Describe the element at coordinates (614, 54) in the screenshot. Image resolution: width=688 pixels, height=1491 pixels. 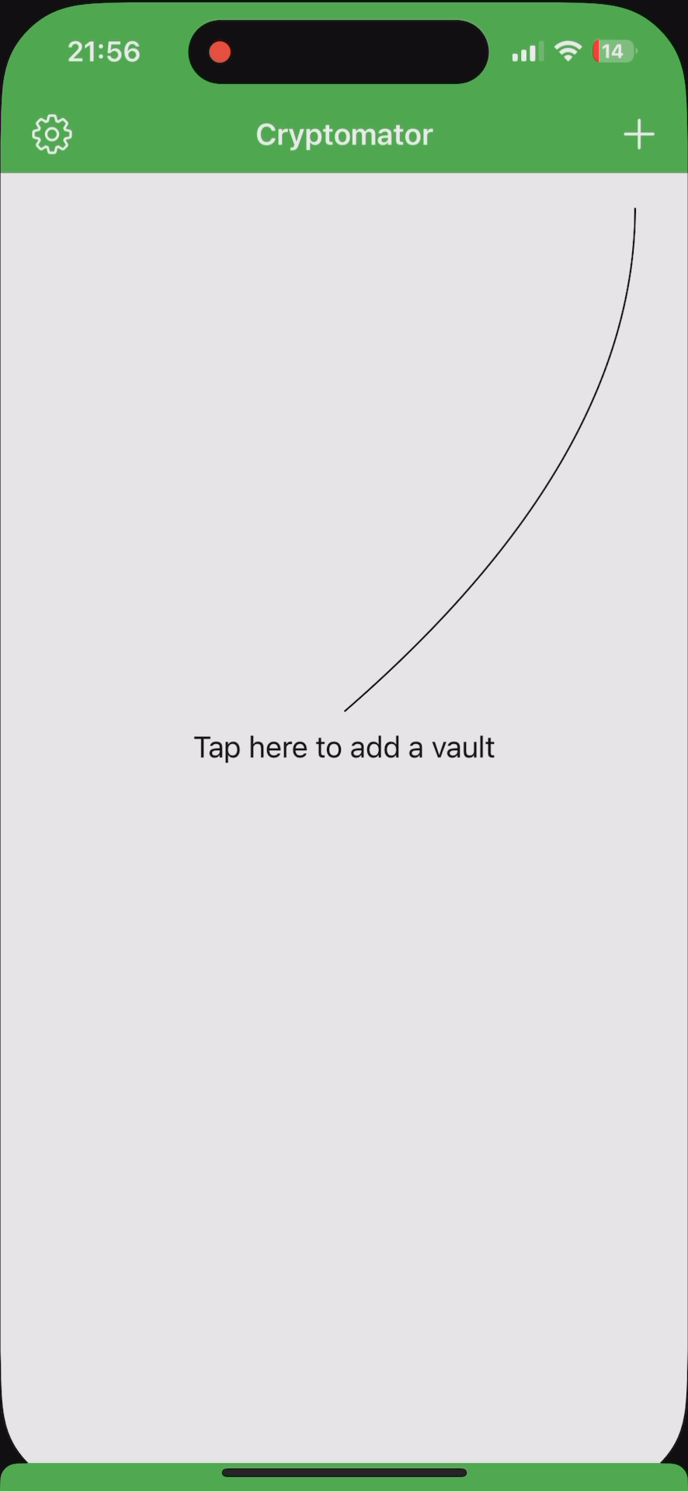
I see `battery` at that location.